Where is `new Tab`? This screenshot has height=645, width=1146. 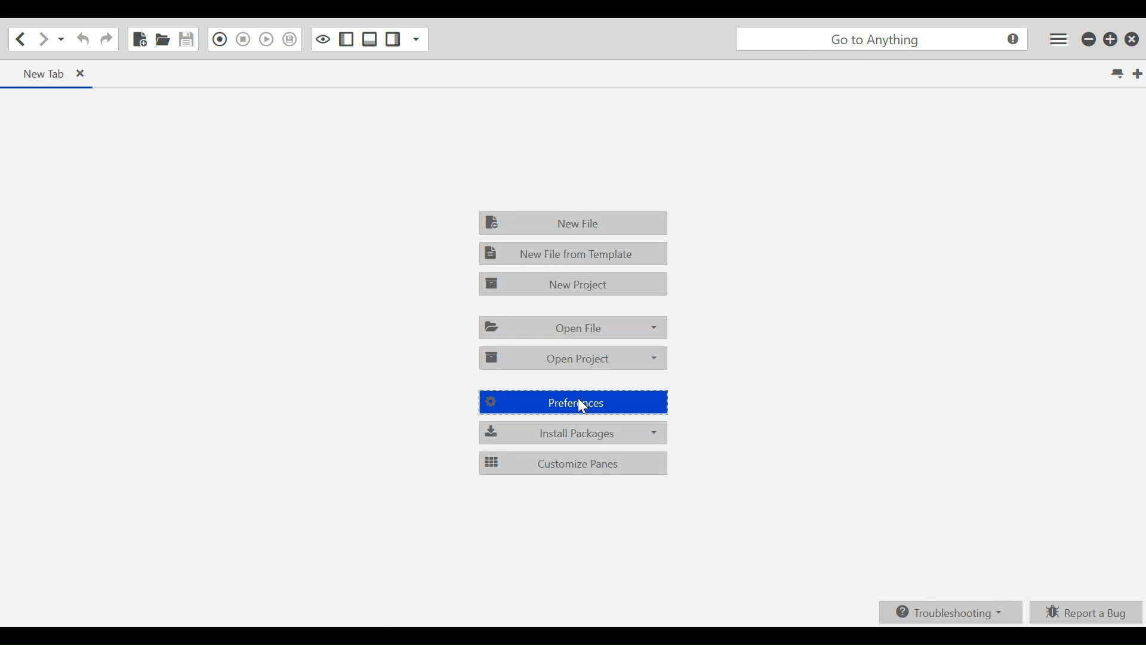
new Tab is located at coordinates (42, 73).